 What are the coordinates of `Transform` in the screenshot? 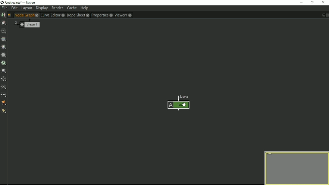 It's located at (4, 79).